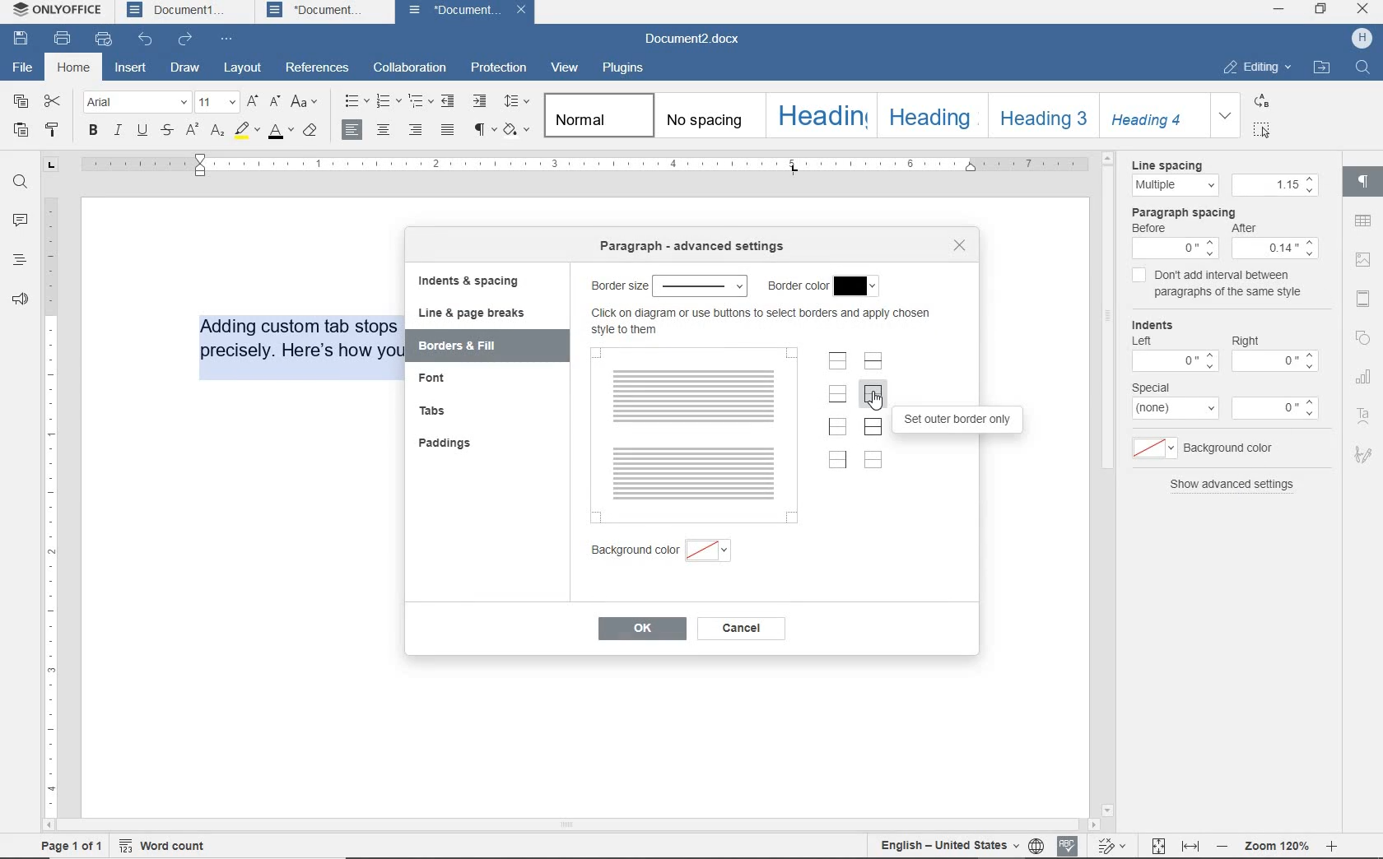 The image size is (1383, 859). Describe the element at coordinates (1219, 845) in the screenshot. I see `zoom out` at that location.